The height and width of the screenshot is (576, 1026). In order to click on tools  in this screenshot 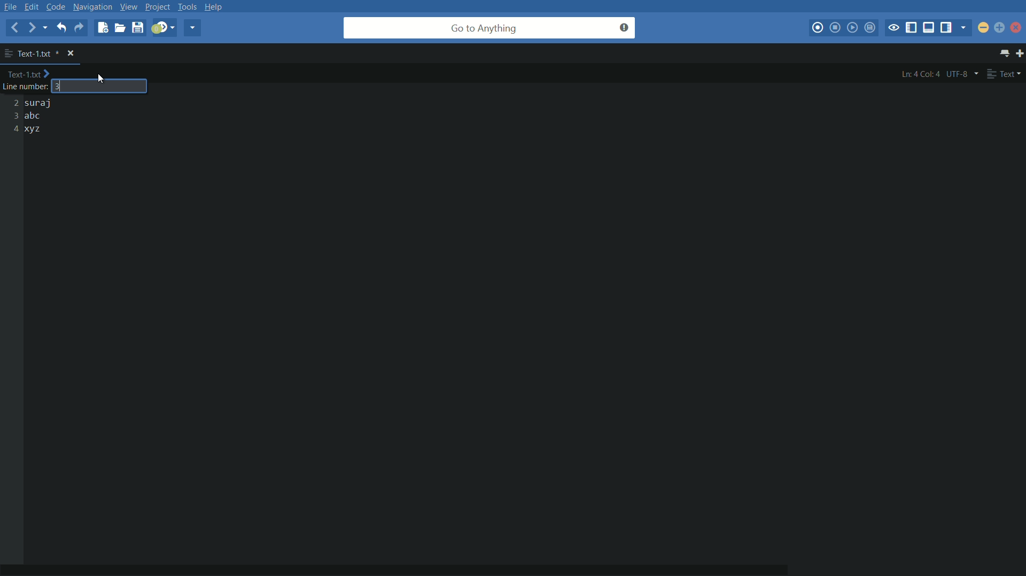, I will do `click(188, 6)`.